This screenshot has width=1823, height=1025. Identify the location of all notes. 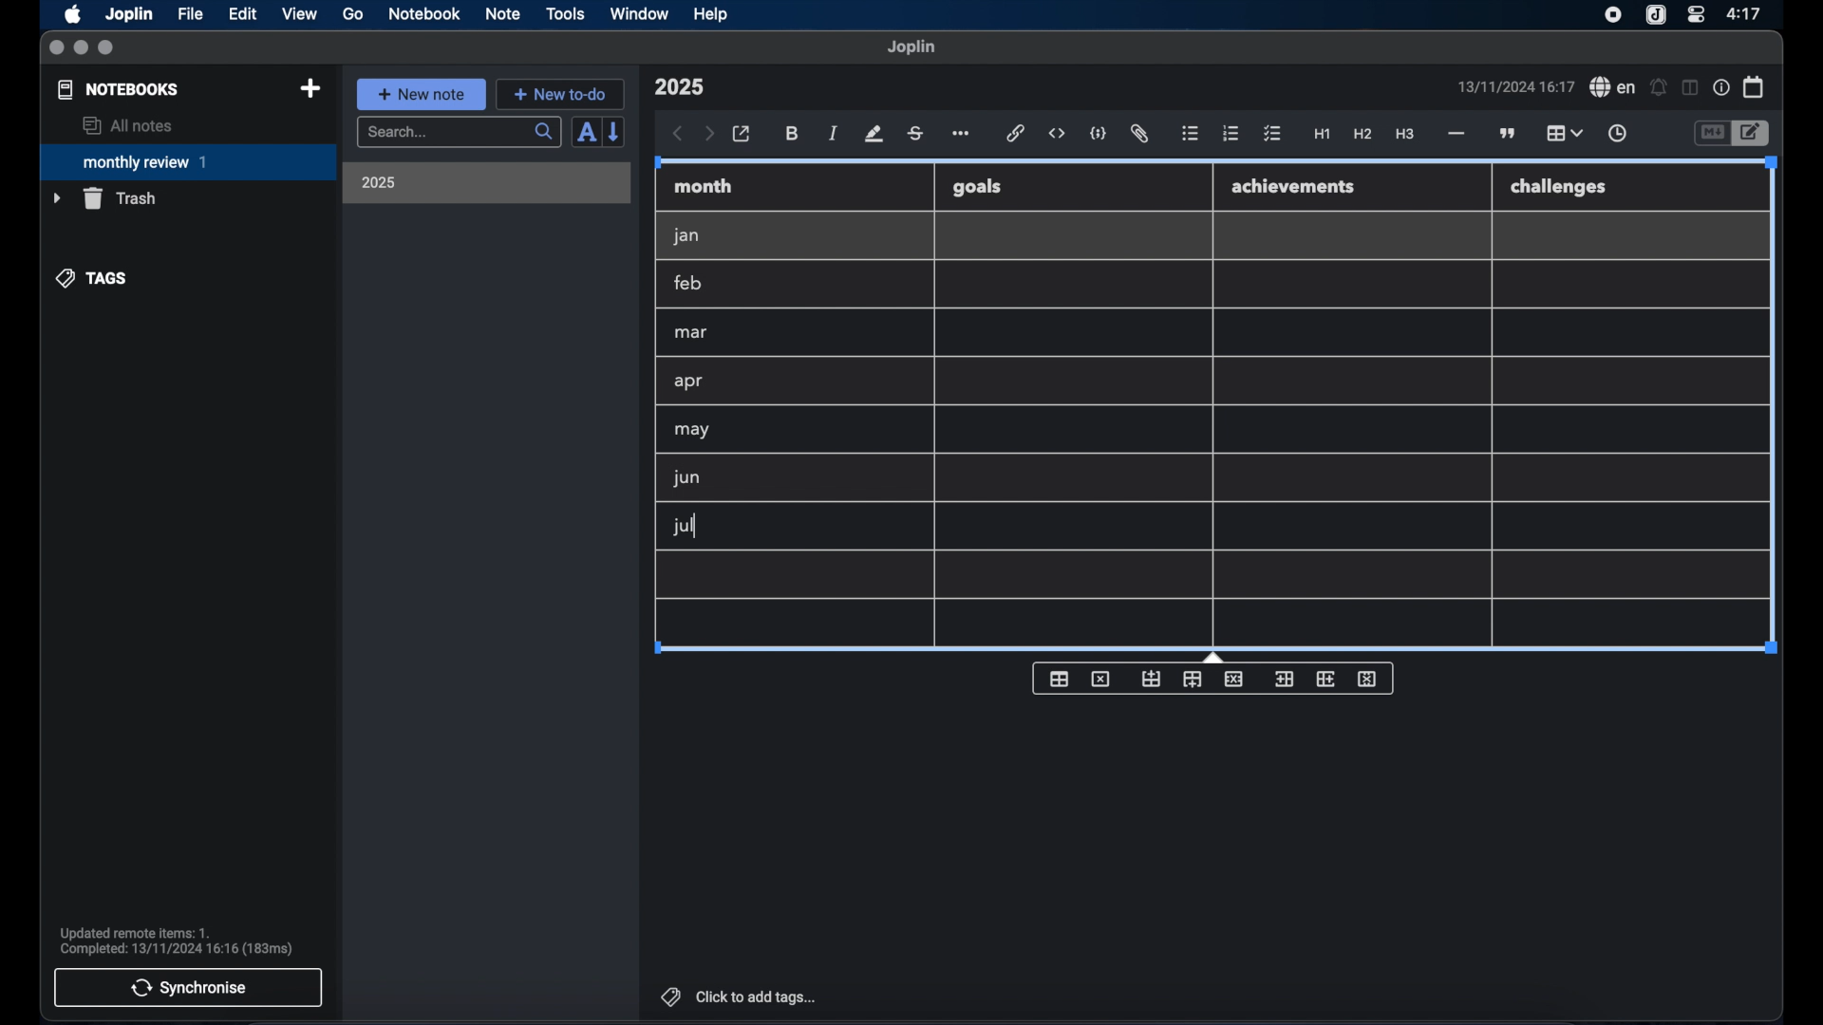
(127, 125).